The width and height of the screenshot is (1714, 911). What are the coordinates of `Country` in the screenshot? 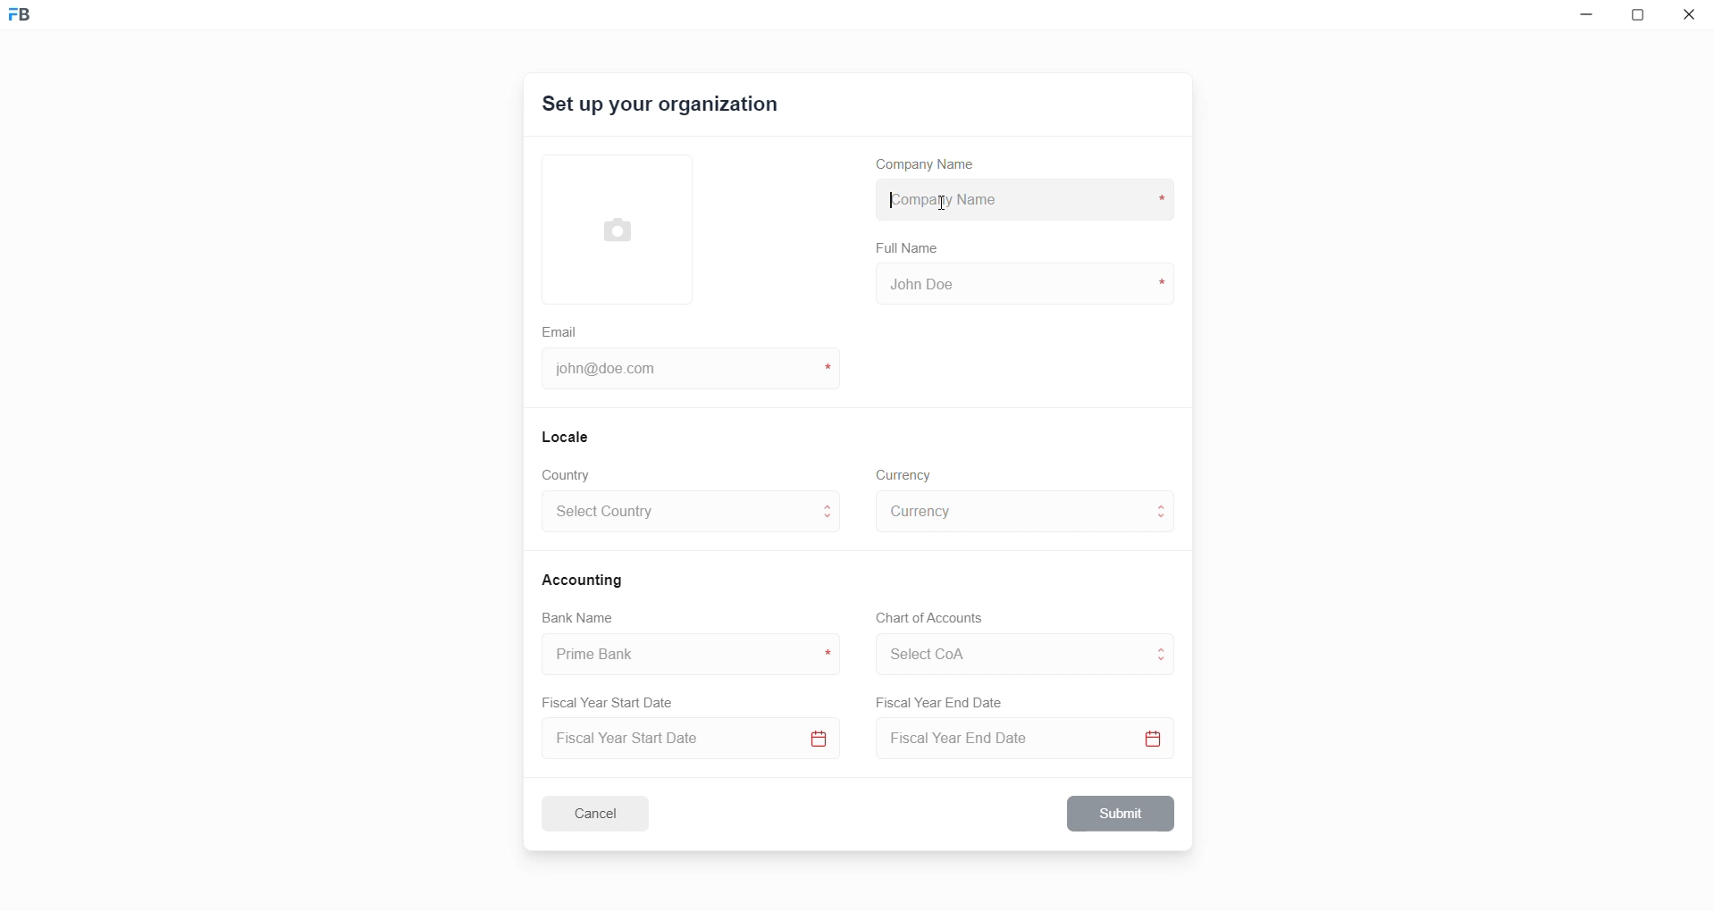 It's located at (570, 475).